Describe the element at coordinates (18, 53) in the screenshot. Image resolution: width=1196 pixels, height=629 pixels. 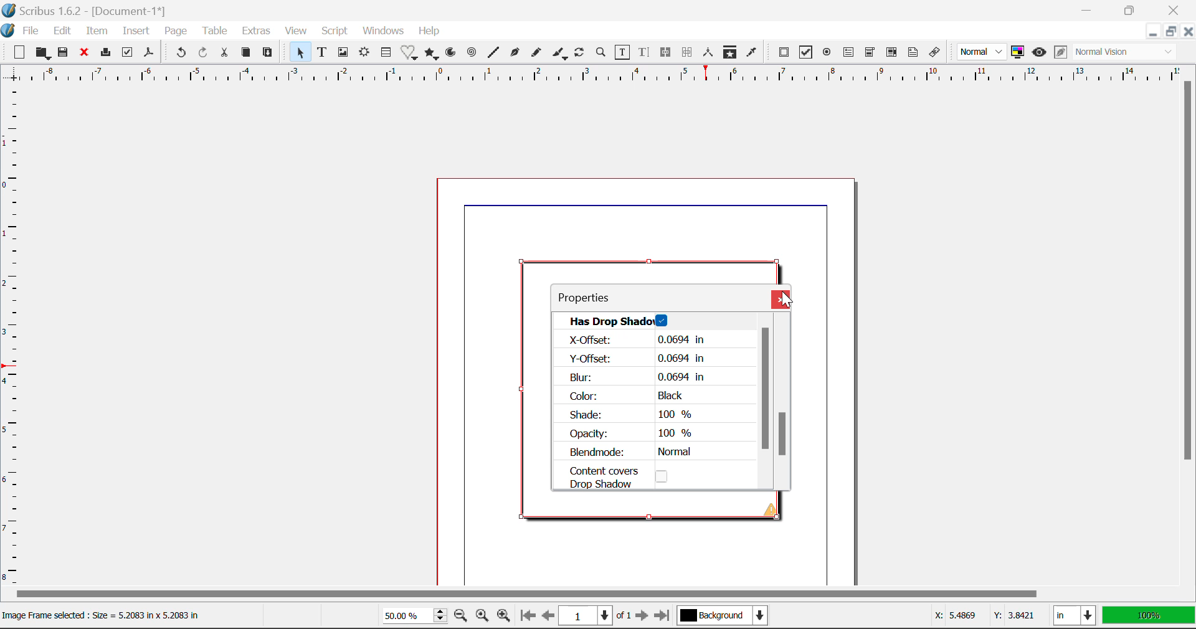
I see `New` at that location.